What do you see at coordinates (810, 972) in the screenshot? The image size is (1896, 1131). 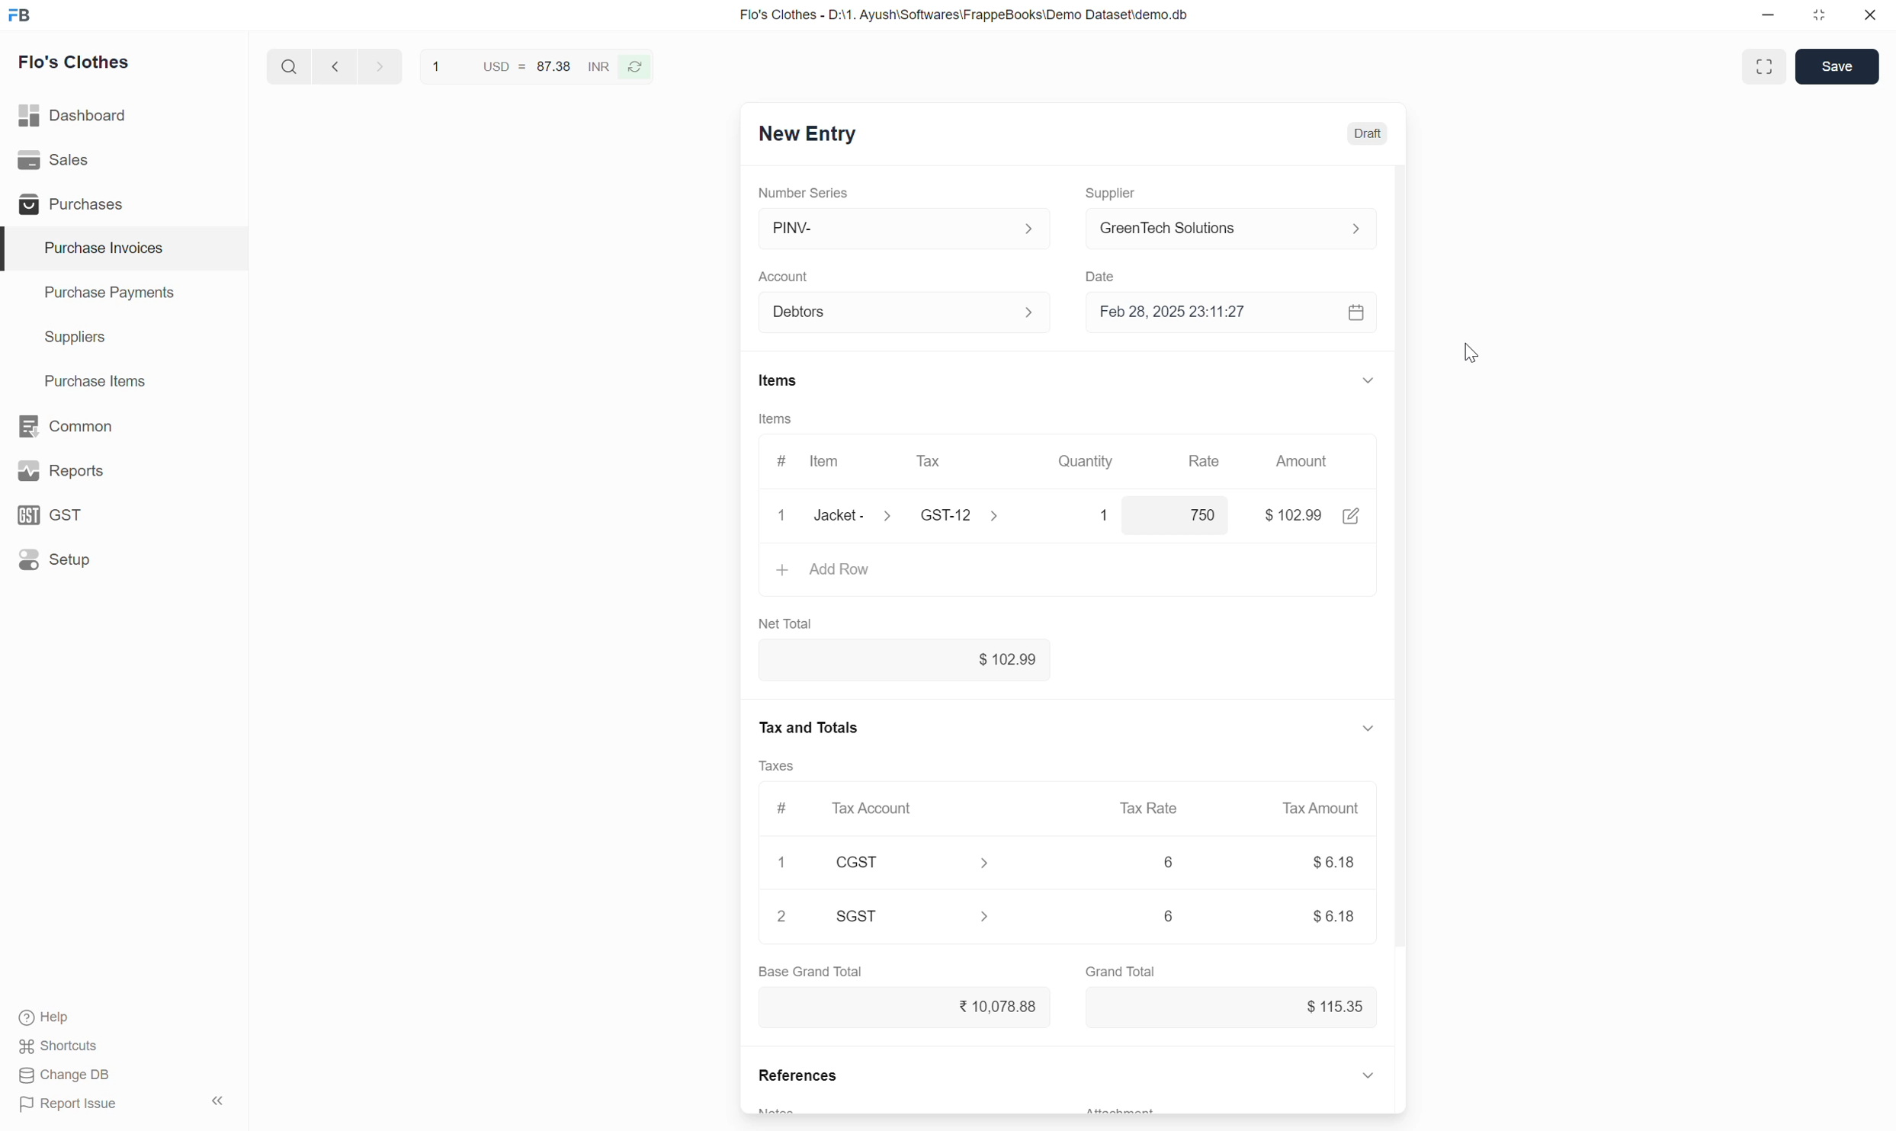 I see `Base Grand Total` at bounding box center [810, 972].